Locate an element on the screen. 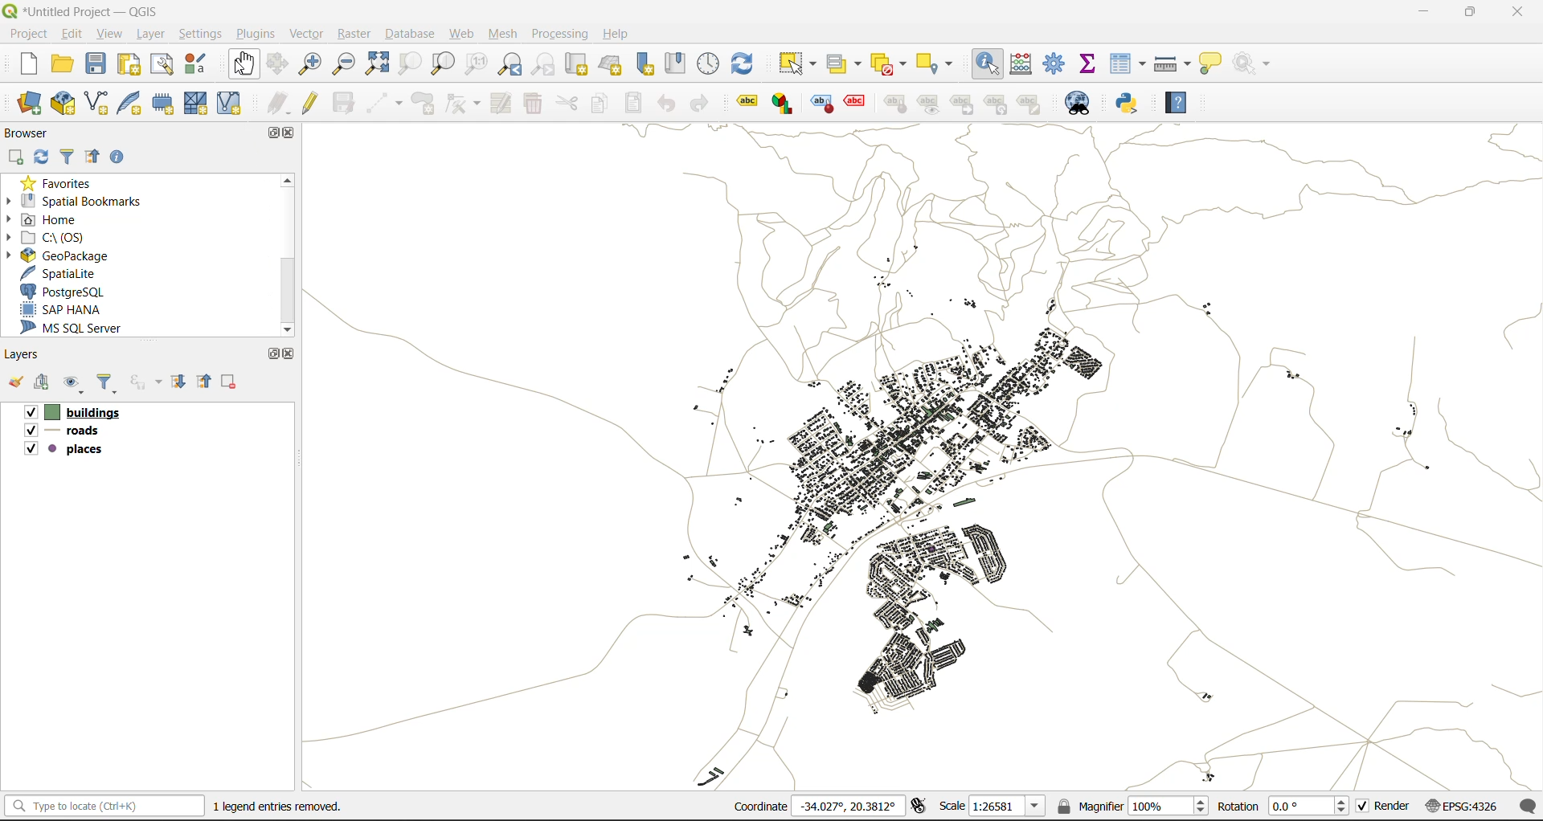 Image resolution: width=1543 pixels, height=821 pixels. copy is located at coordinates (599, 104).